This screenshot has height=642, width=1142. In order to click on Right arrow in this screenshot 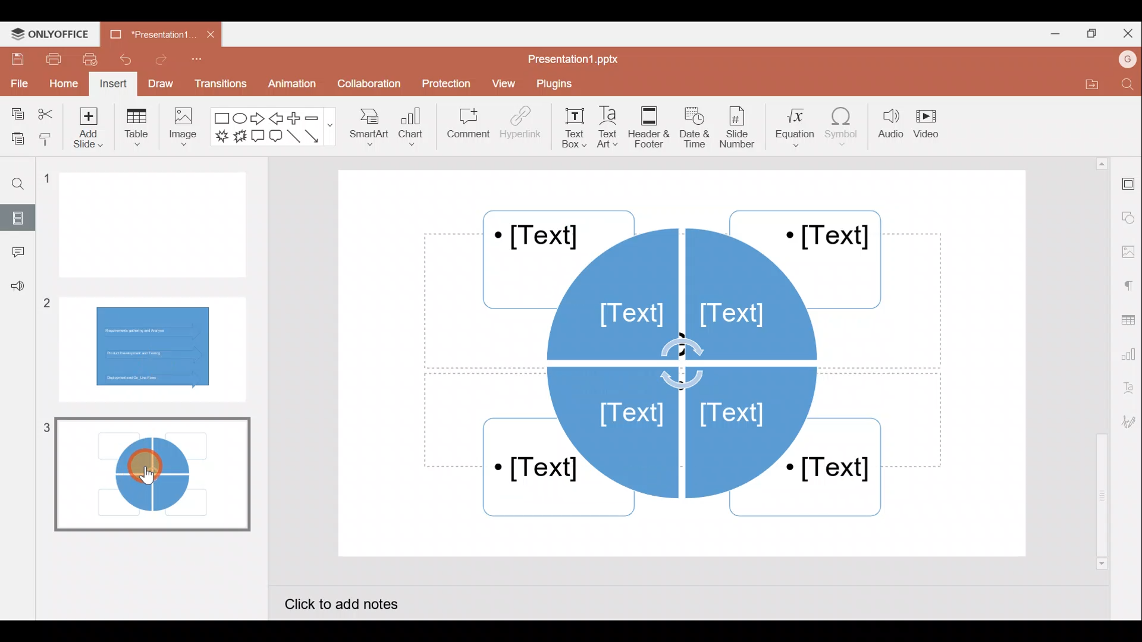, I will do `click(258, 119)`.